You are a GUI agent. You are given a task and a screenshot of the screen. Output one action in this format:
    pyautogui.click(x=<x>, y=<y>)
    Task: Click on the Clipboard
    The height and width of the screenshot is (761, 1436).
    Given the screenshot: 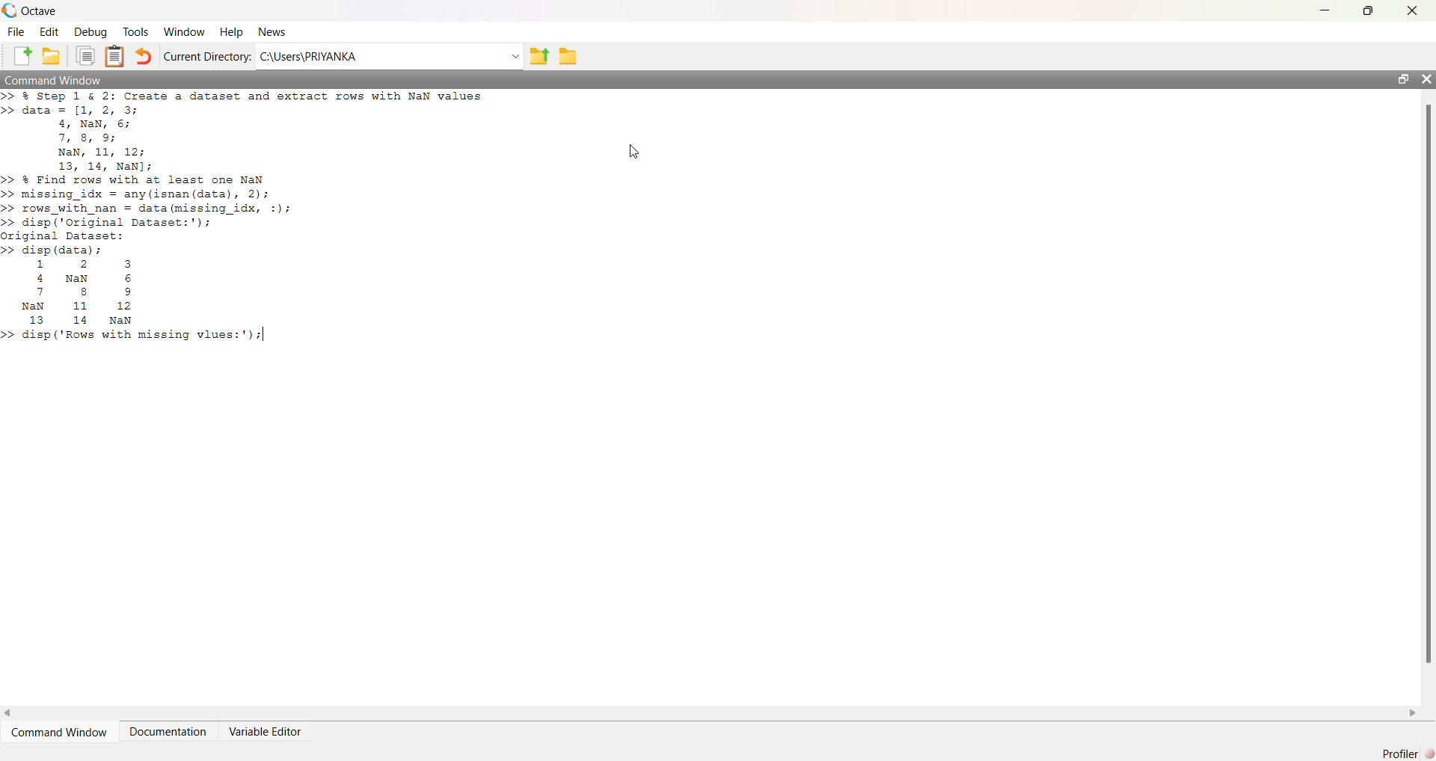 What is the action you would take?
    pyautogui.click(x=114, y=56)
    